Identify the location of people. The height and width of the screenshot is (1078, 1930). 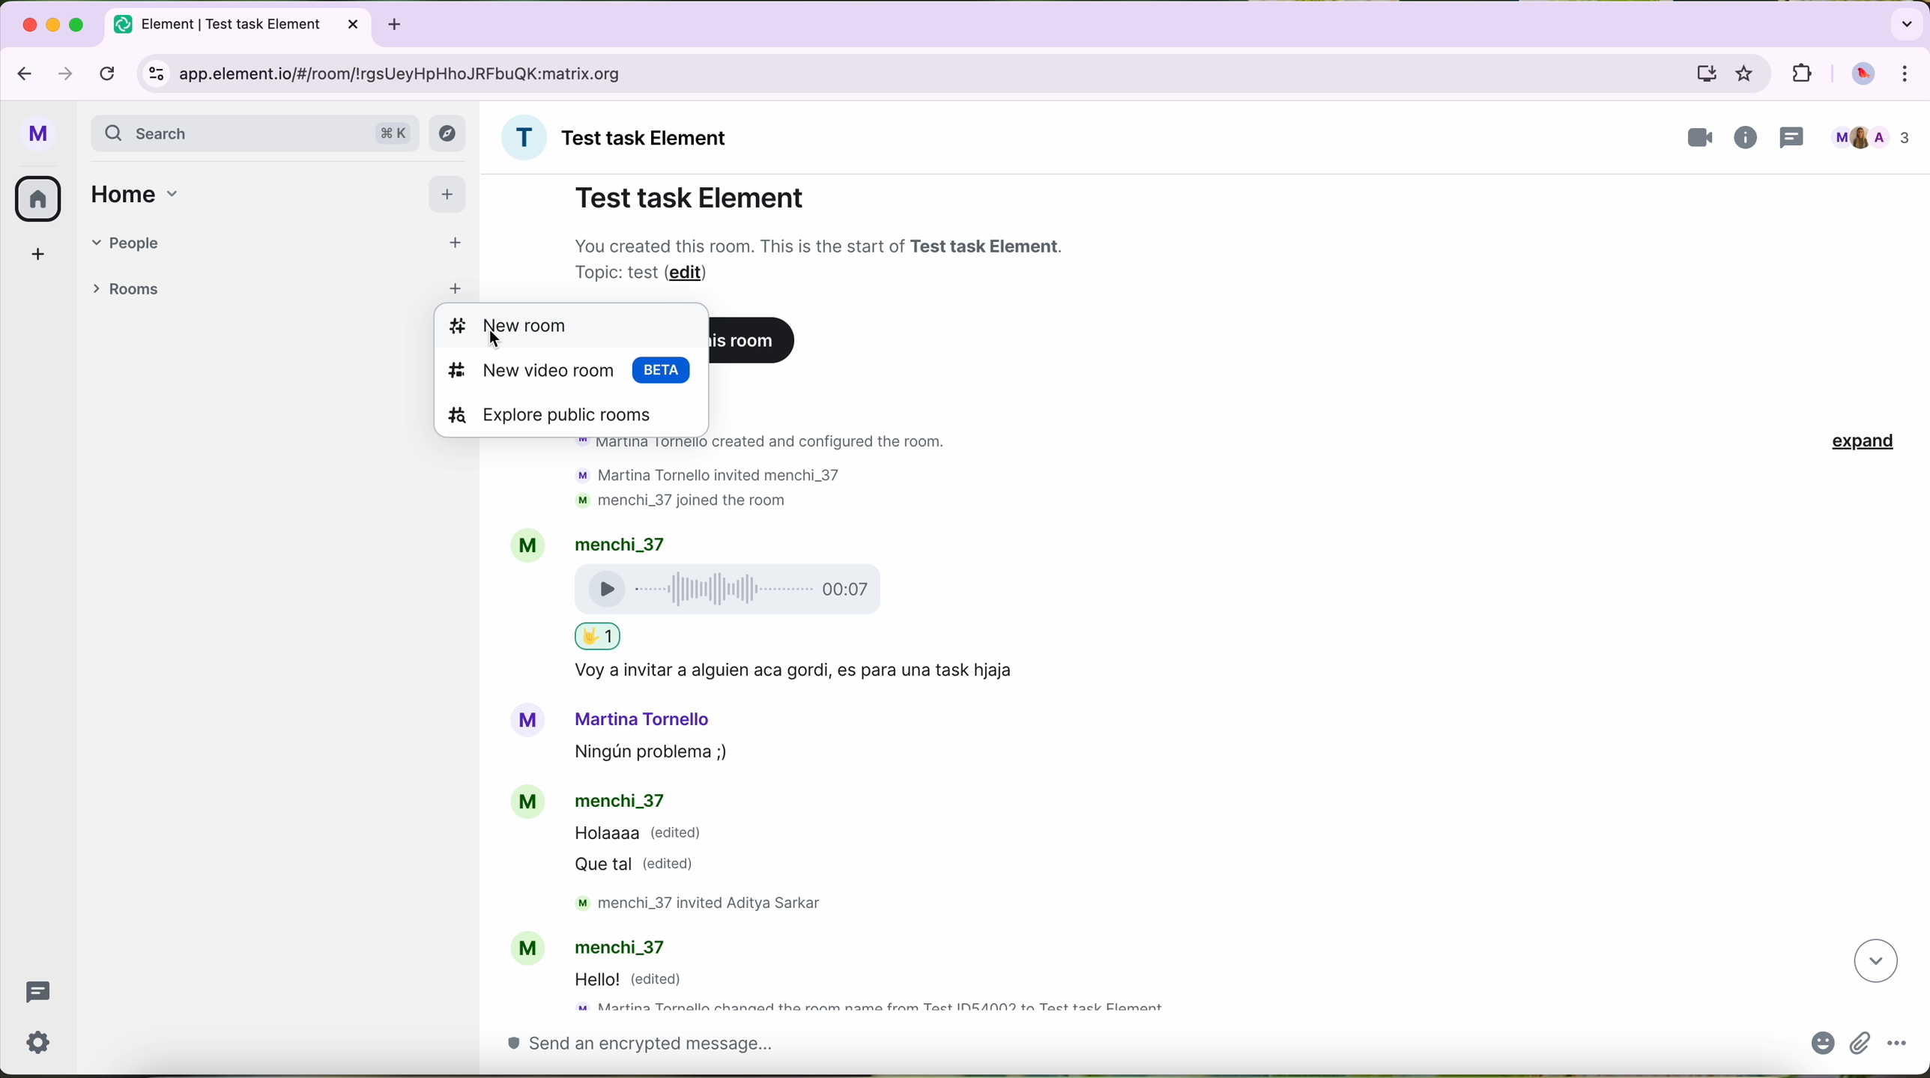
(1871, 137).